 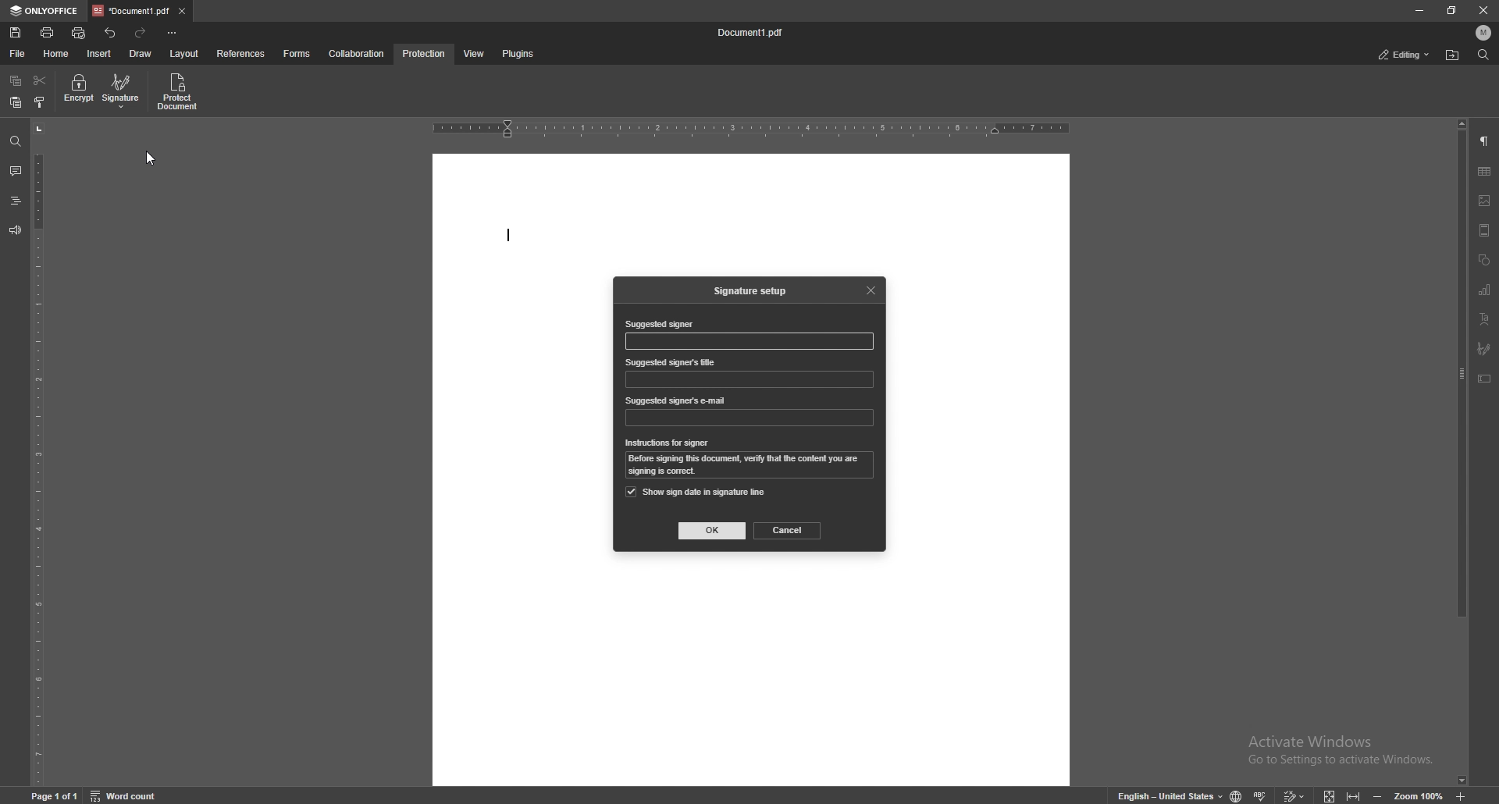 I want to click on encrypt, so click(x=78, y=90).